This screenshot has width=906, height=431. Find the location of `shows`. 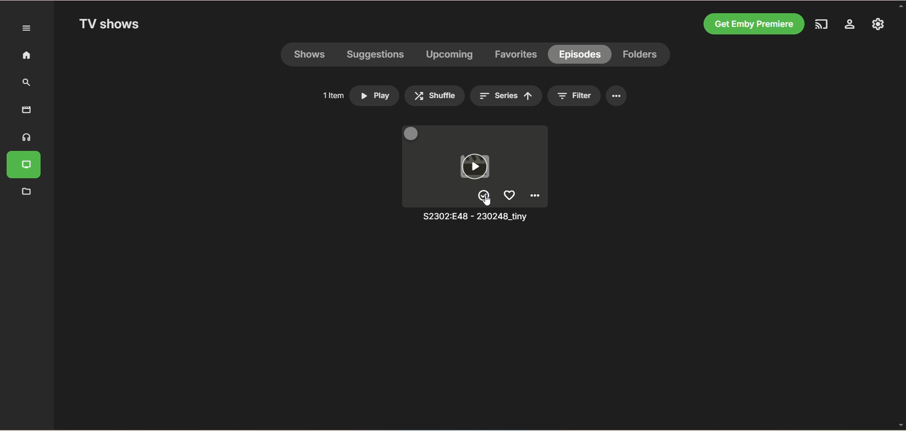

shows is located at coordinates (312, 56).